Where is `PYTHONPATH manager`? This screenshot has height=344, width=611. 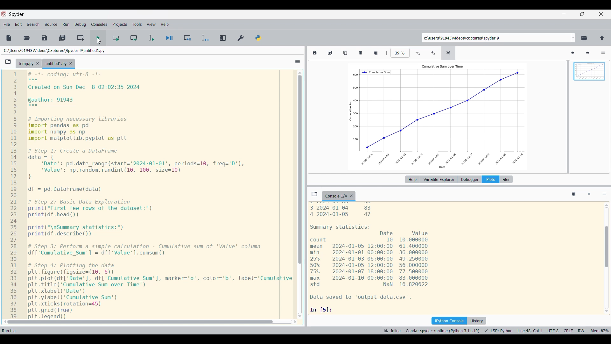
PYTHONPATH manager is located at coordinates (258, 38).